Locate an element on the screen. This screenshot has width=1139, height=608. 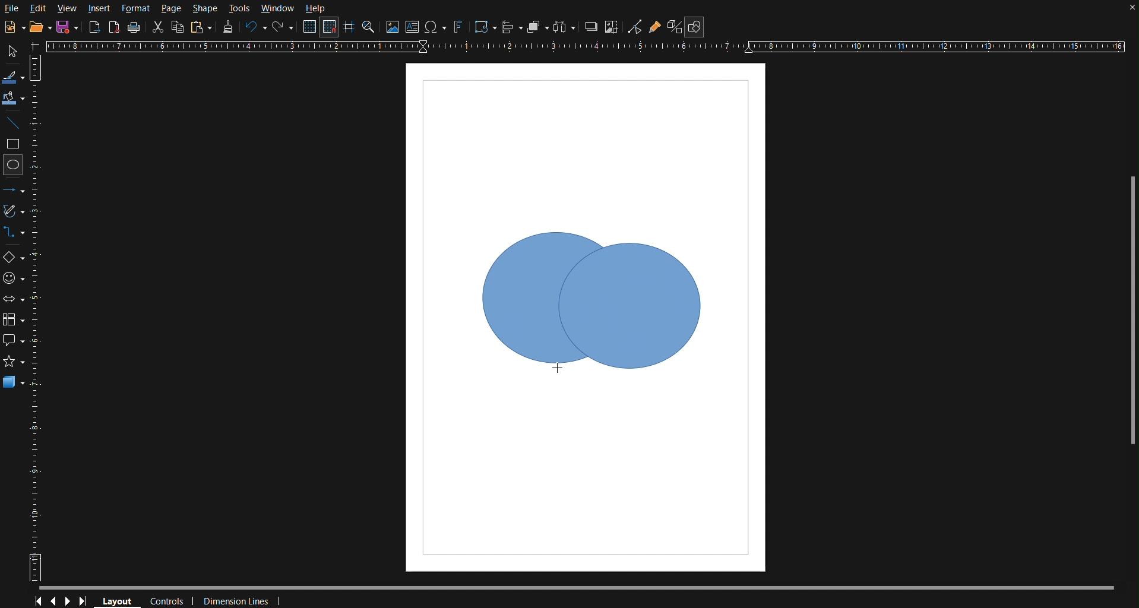
New is located at coordinates (65, 28).